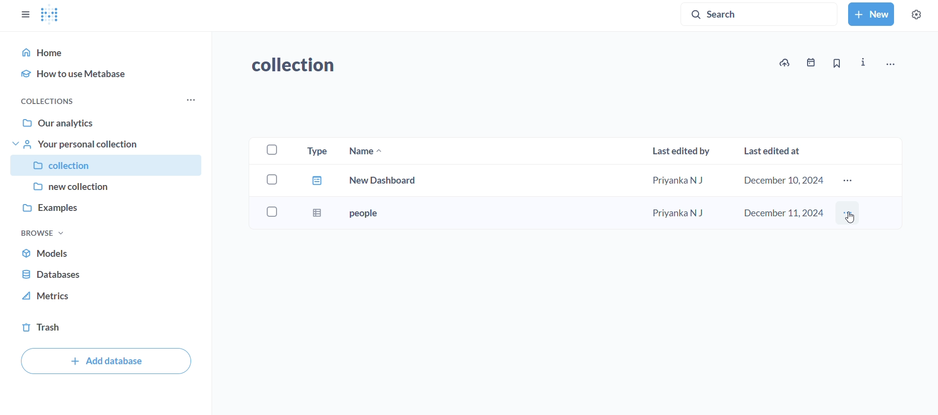 This screenshot has width=938, height=415. Describe the element at coordinates (299, 67) in the screenshot. I see `collection` at that location.